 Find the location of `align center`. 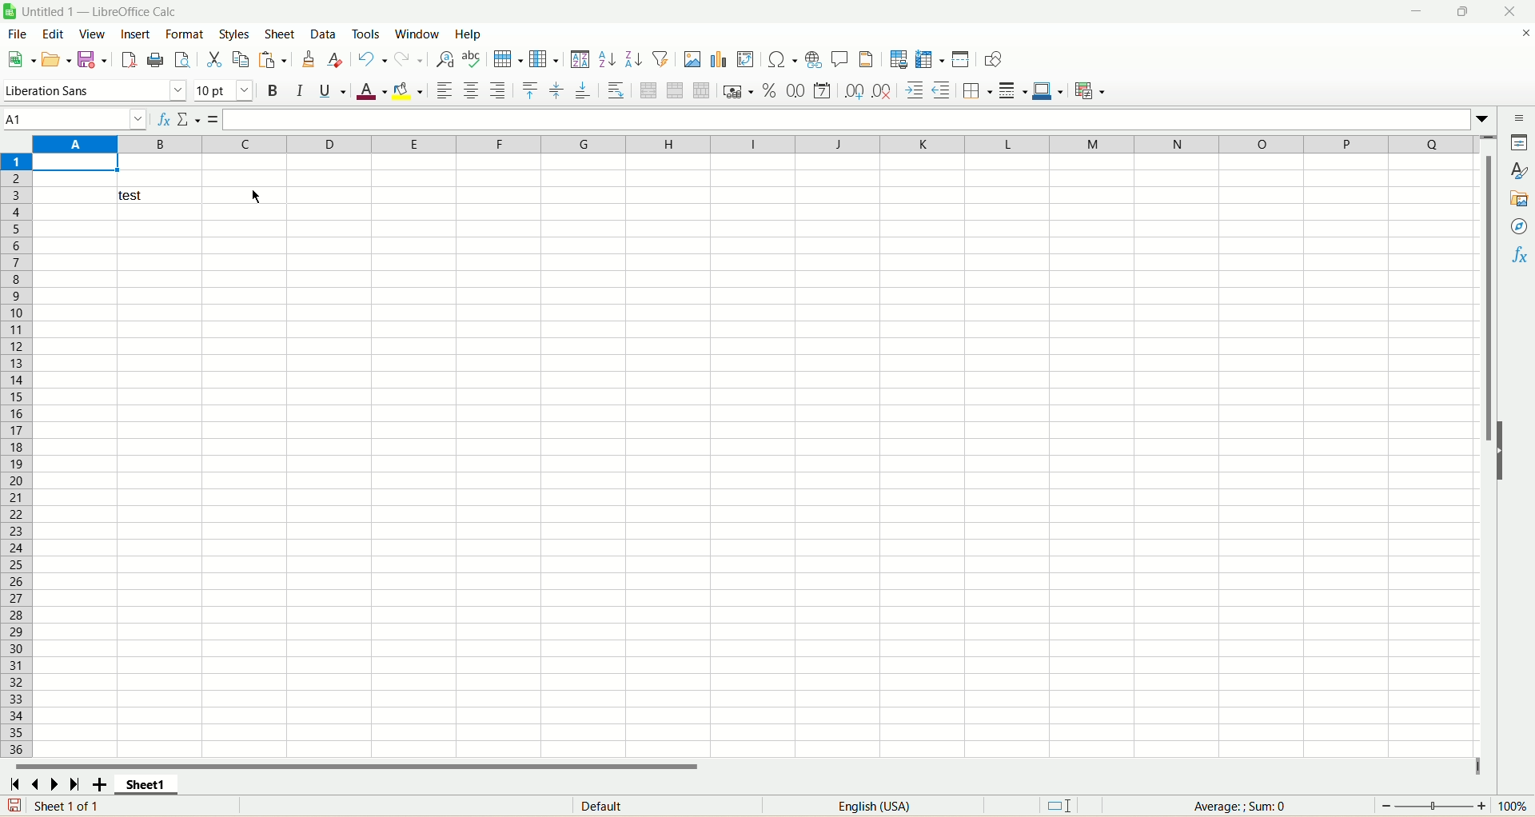

align center is located at coordinates (471, 90).